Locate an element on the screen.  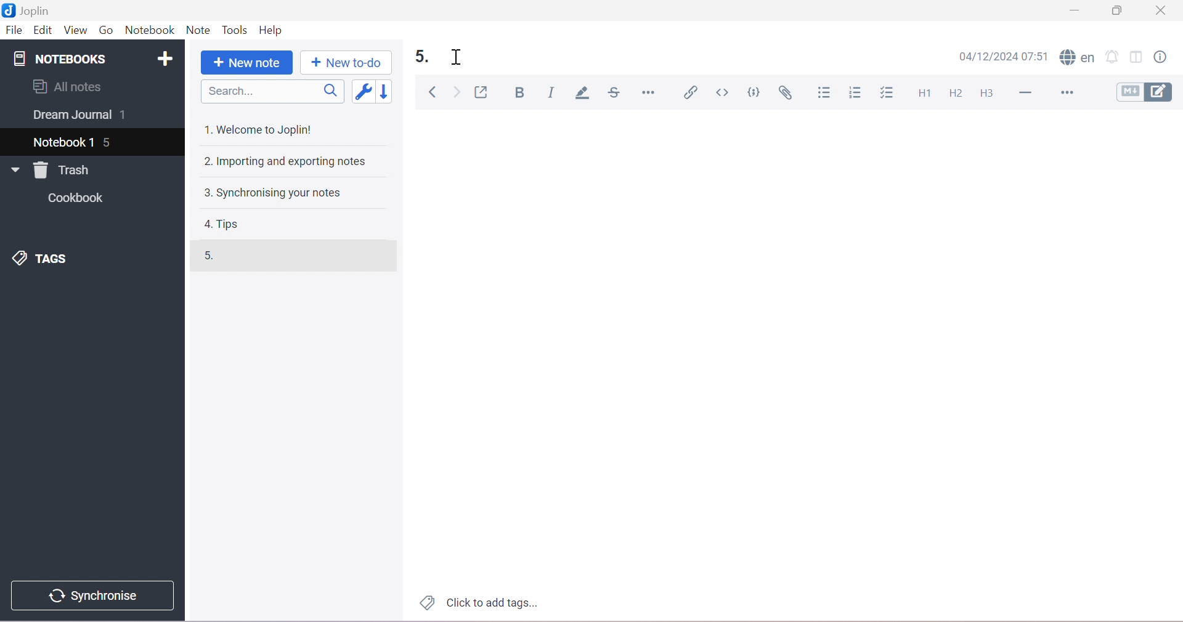
More is located at coordinates (1070, 94).